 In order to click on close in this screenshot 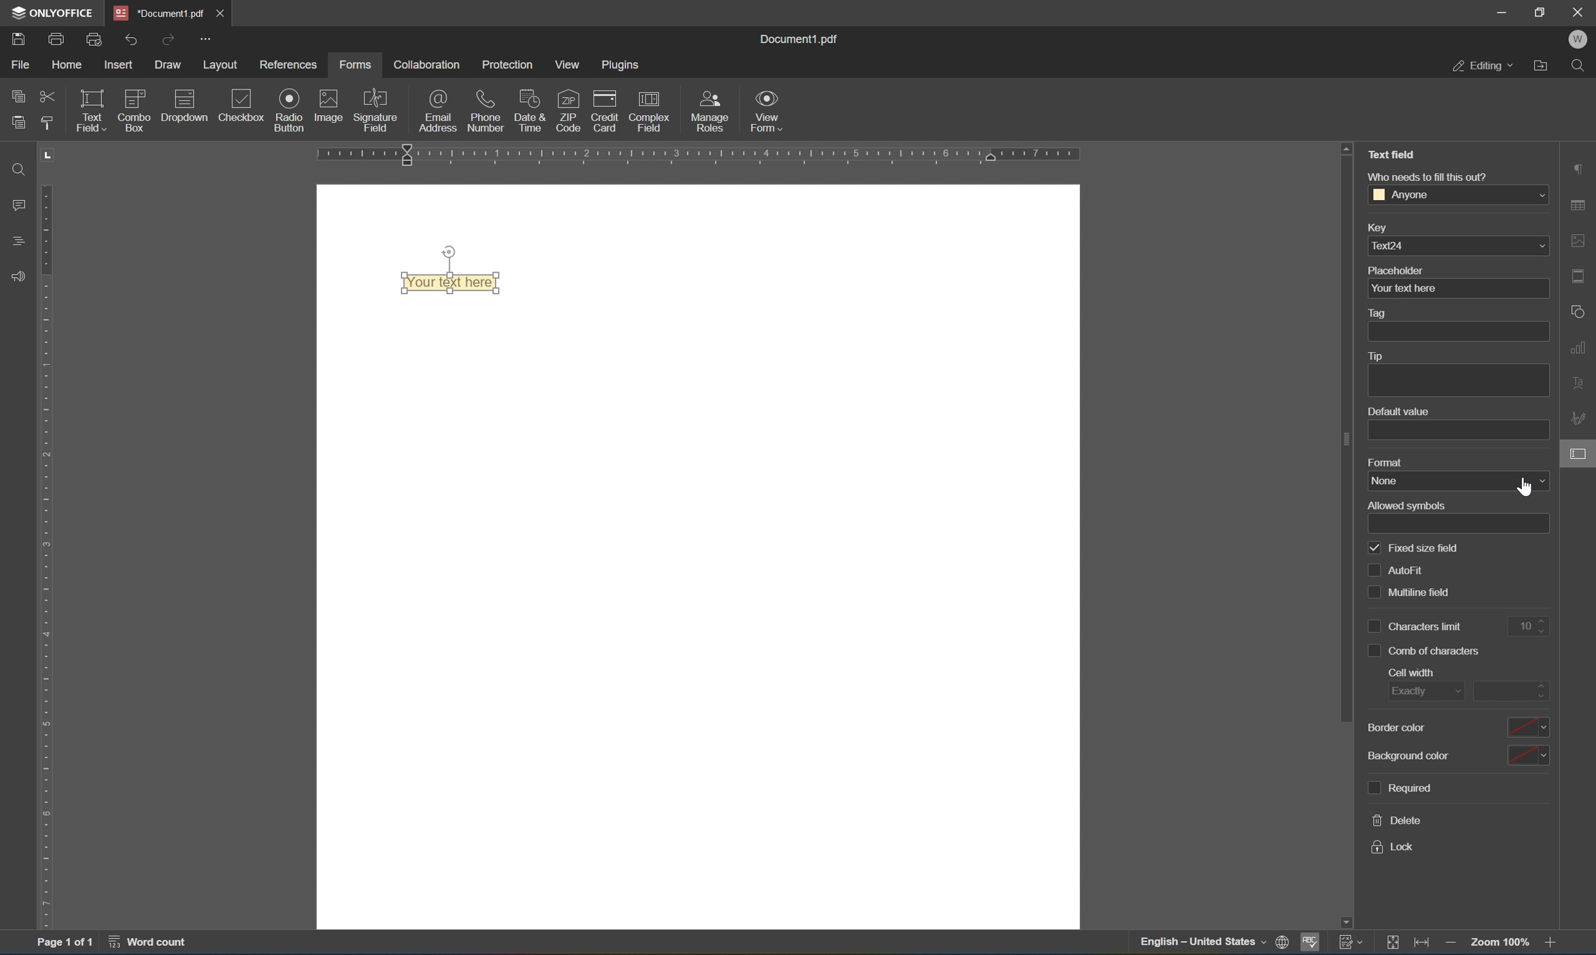, I will do `click(1580, 10)`.